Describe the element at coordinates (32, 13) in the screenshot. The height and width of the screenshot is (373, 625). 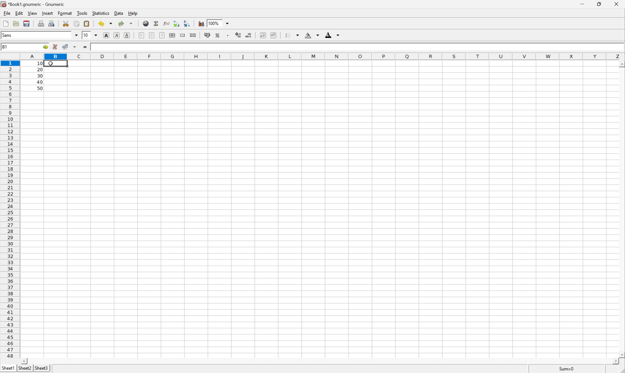
I see `View` at that location.